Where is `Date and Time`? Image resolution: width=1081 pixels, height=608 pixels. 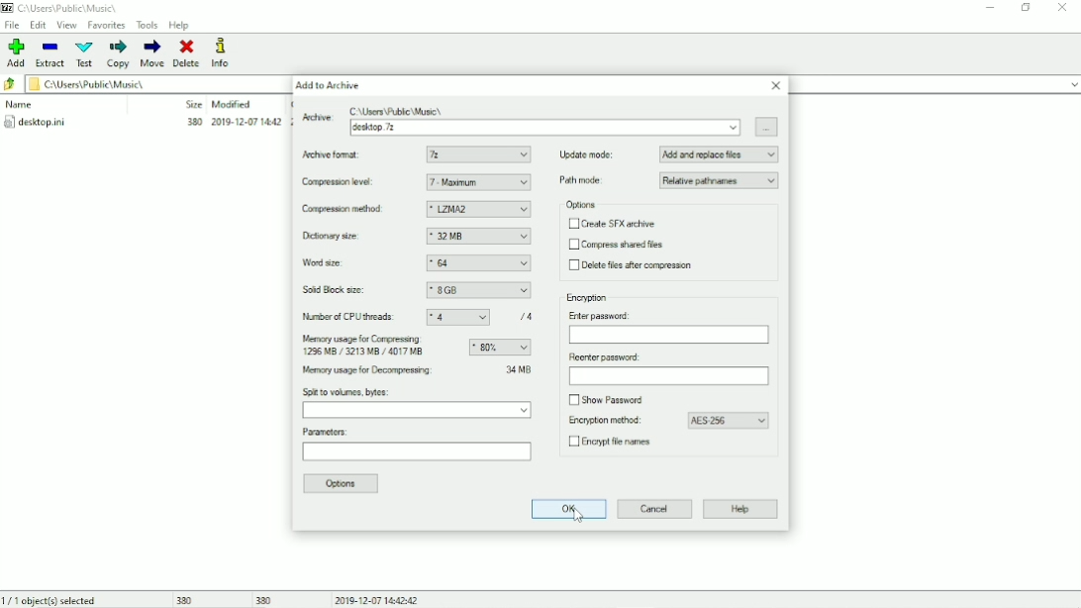 Date and Time is located at coordinates (378, 599).